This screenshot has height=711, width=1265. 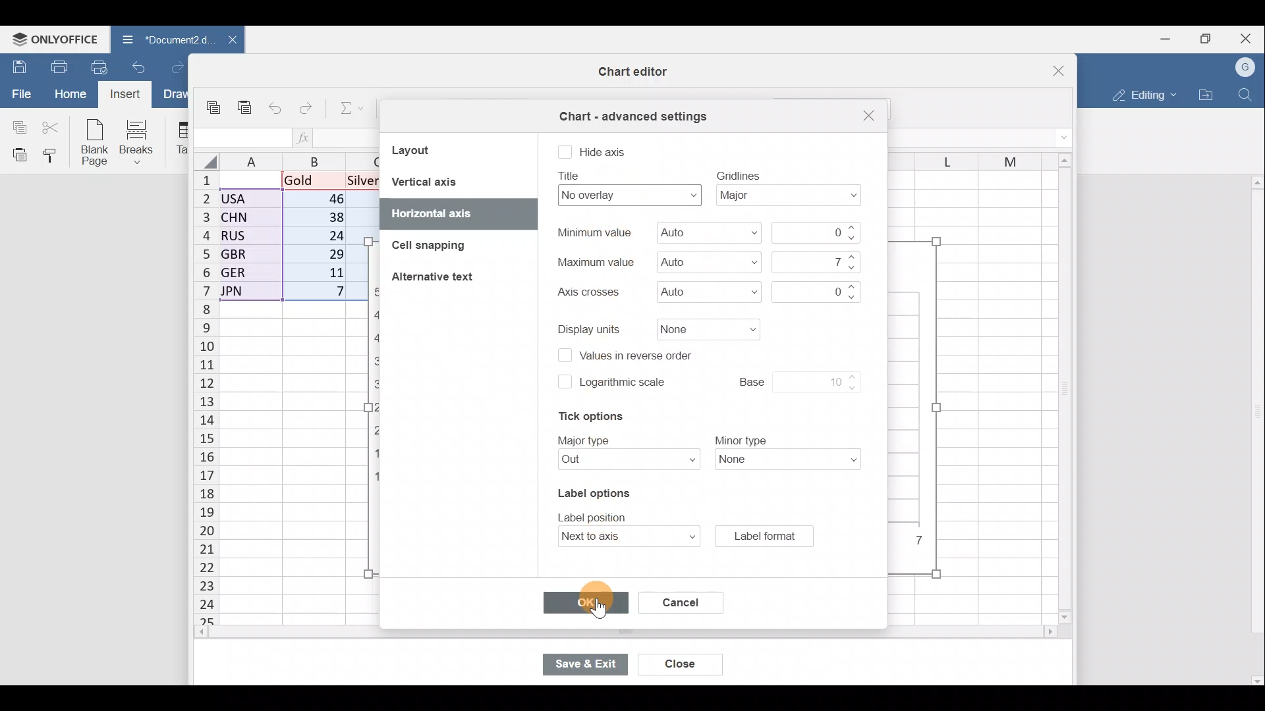 What do you see at coordinates (56, 67) in the screenshot?
I see `Print file` at bounding box center [56, 67].